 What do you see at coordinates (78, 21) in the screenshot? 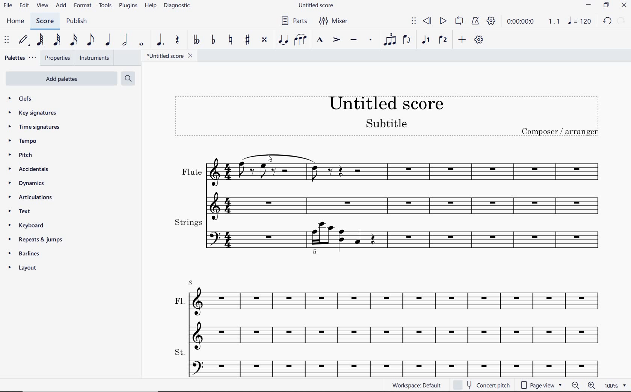
I see `PUBLISH` at bounding box center [78, 21].